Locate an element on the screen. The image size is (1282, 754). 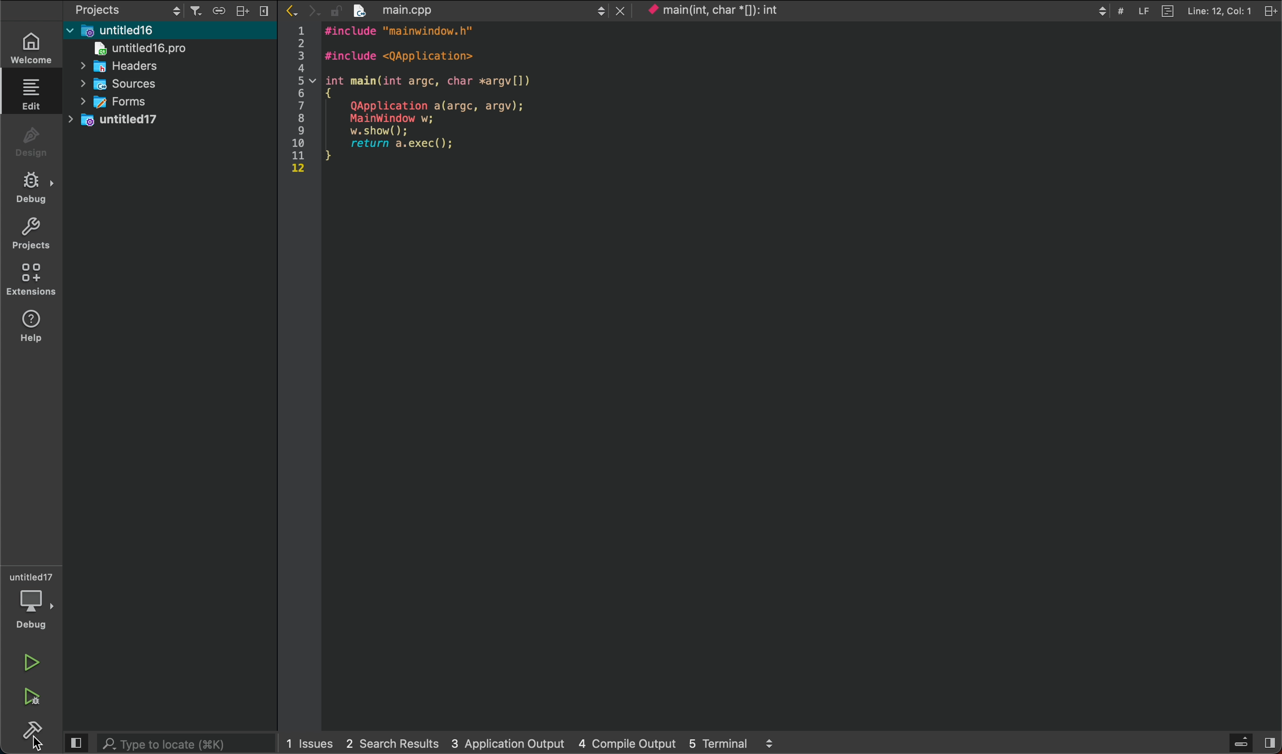
menu is located at coordinates (1241, 744).